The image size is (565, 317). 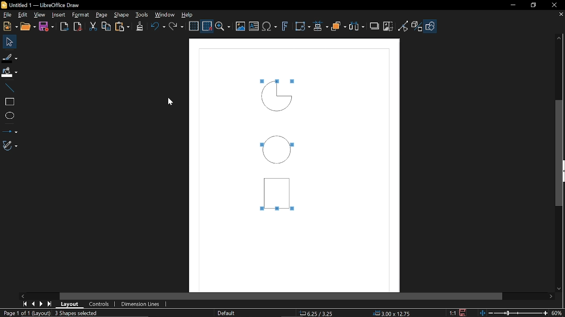 What do you see at coordinates (223, 26) in the screenshot?
I see `Zoom` at bounding box center [223, 26].